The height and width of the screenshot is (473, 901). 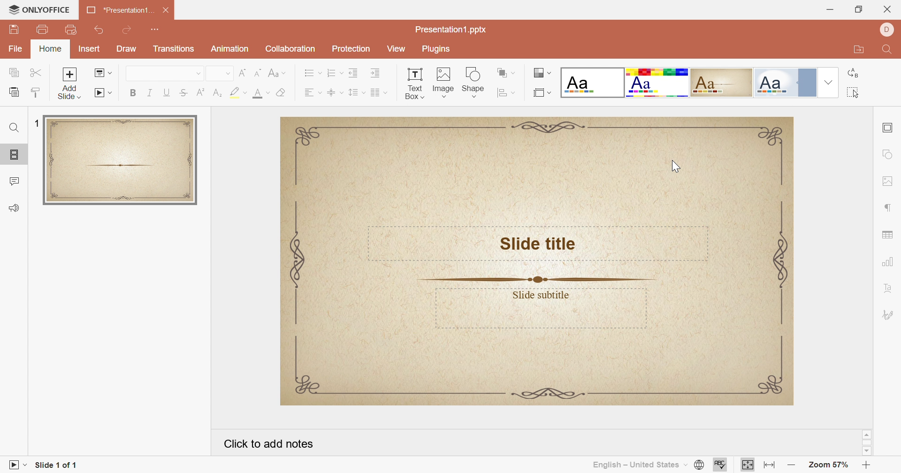 I want to click on Zoom out, so click(x=789, y=465).